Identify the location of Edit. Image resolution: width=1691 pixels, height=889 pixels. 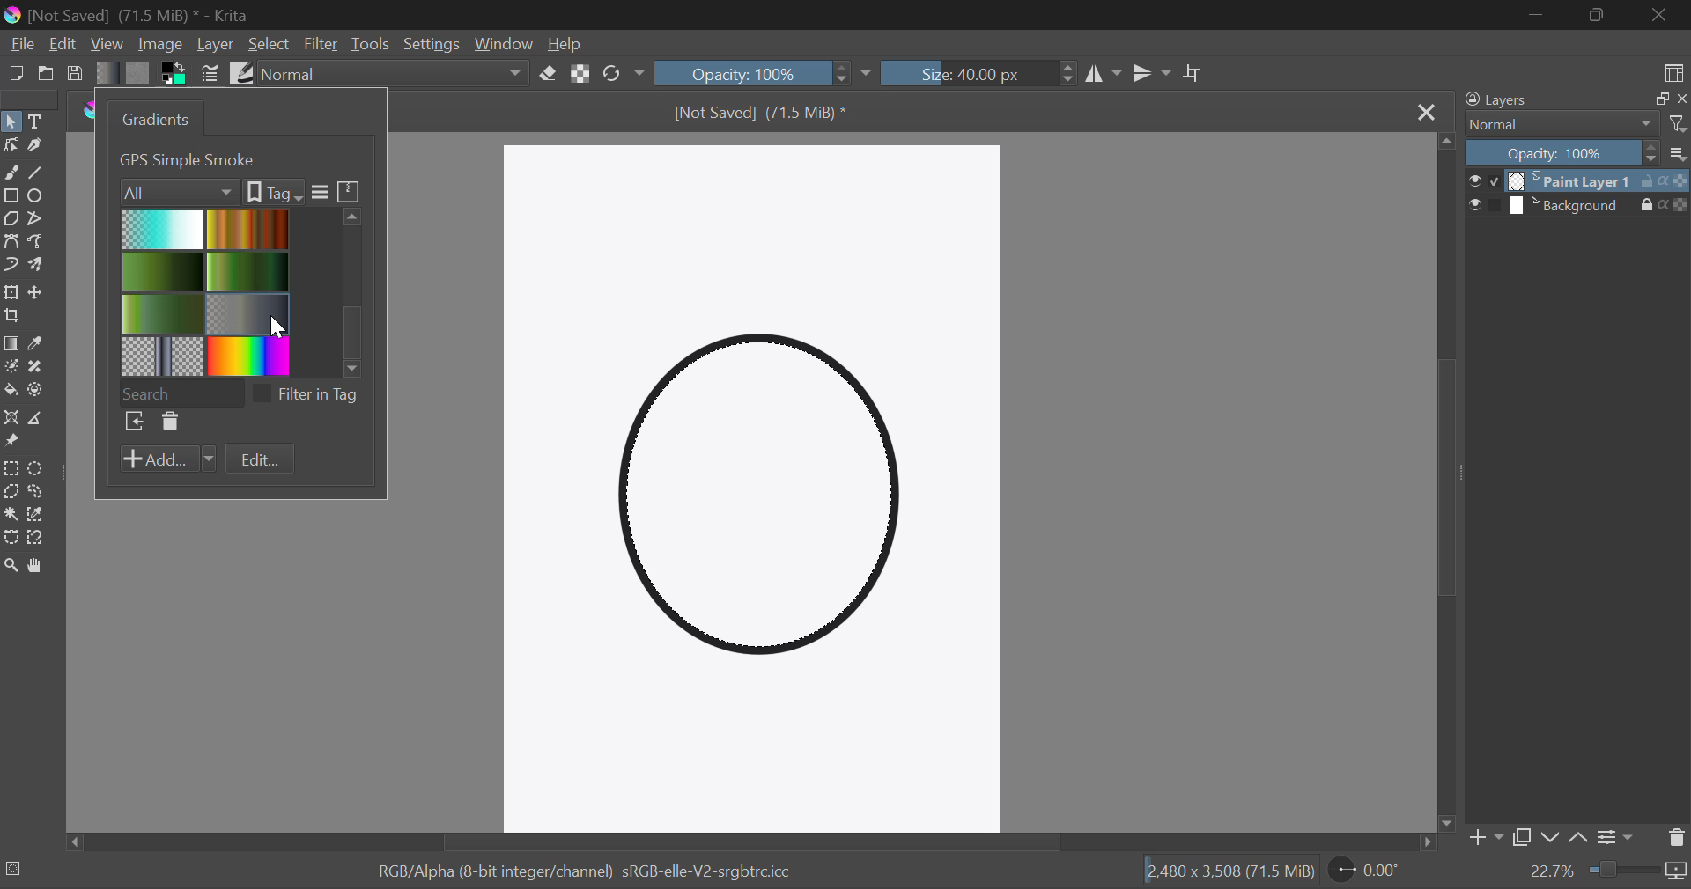
(62, 42).